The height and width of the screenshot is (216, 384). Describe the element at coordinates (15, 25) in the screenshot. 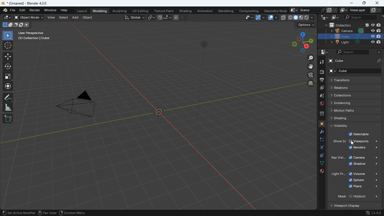

I see `image position` at that location.